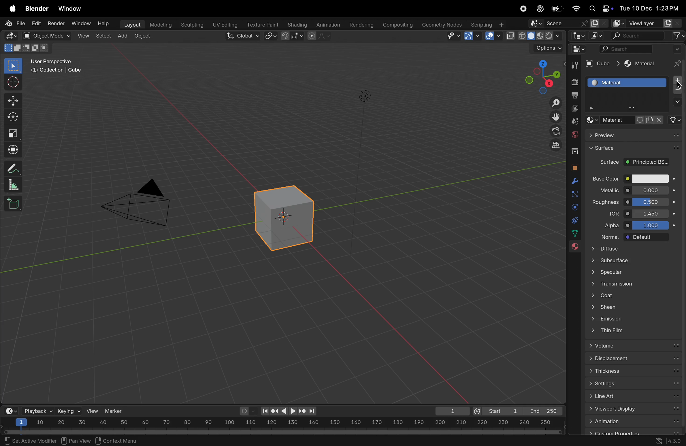 The height and width of the screenshot is (446, 686). What do you see at coordinates (282, 218) in the screenshot?
I see `3D cube ` at bounding box center [282, 218].